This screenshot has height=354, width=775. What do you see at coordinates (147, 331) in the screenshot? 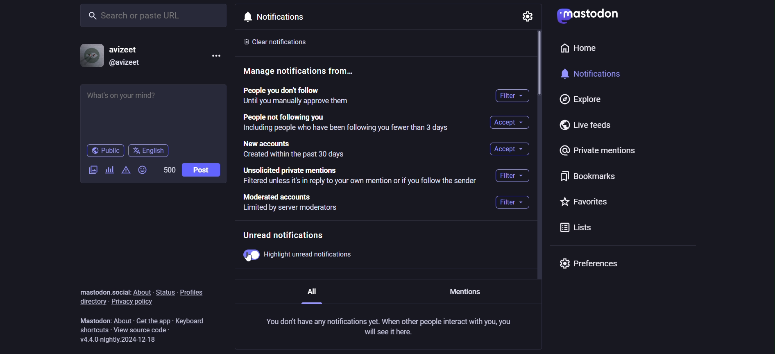
I see `view source code` at bounding box center [147, 331].